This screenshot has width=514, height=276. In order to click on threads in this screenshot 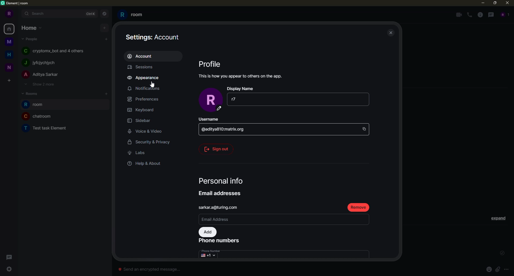, I will do `click(8, 257)`.